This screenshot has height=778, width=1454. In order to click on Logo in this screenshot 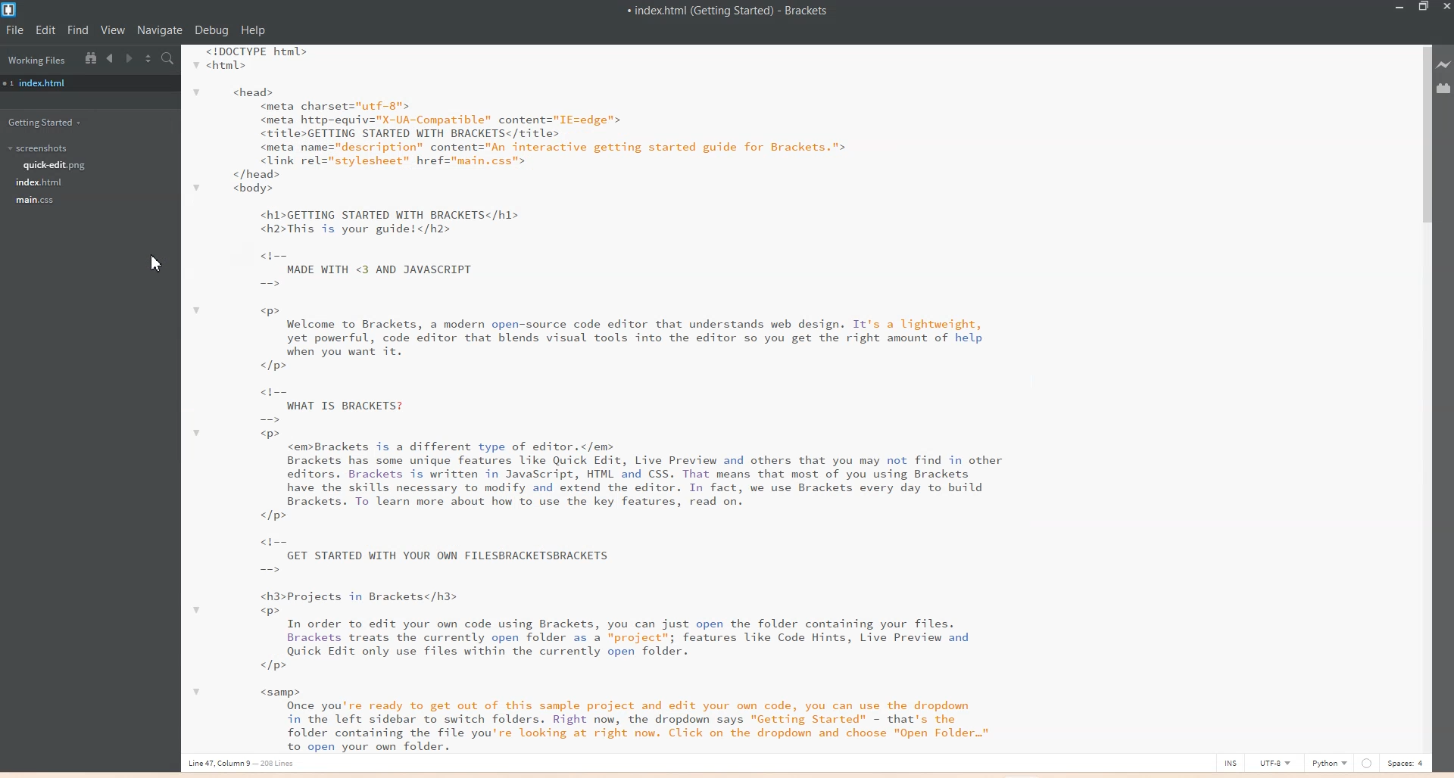, I will do `click(10, 11)`.